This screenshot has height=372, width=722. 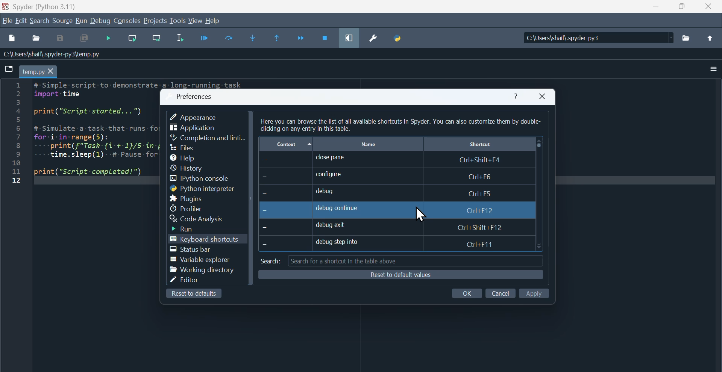 I want to click on File, so click(x=9, y=69).